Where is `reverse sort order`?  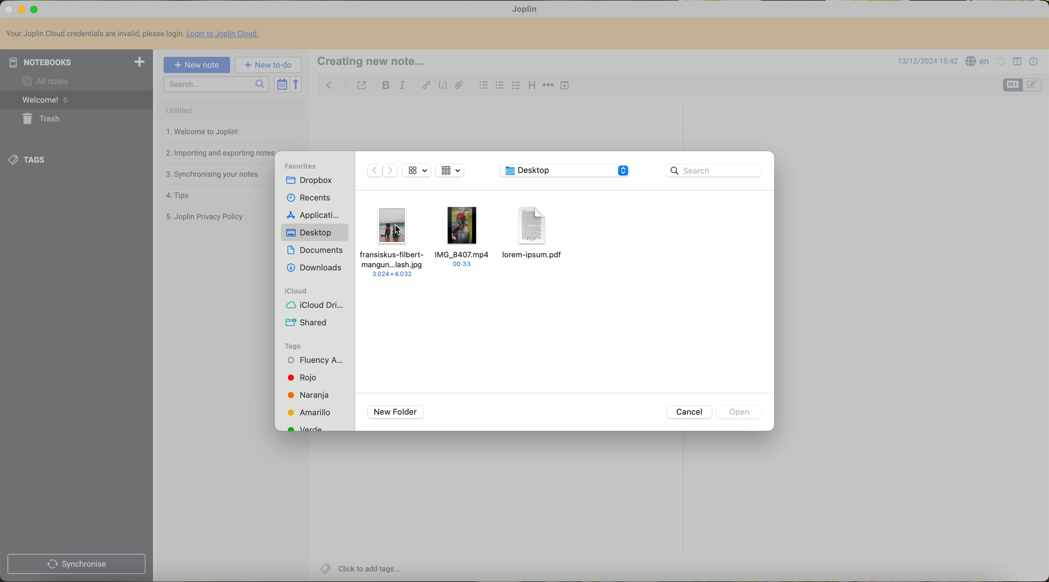
reverse sort order is located at coordinates (297, 84).